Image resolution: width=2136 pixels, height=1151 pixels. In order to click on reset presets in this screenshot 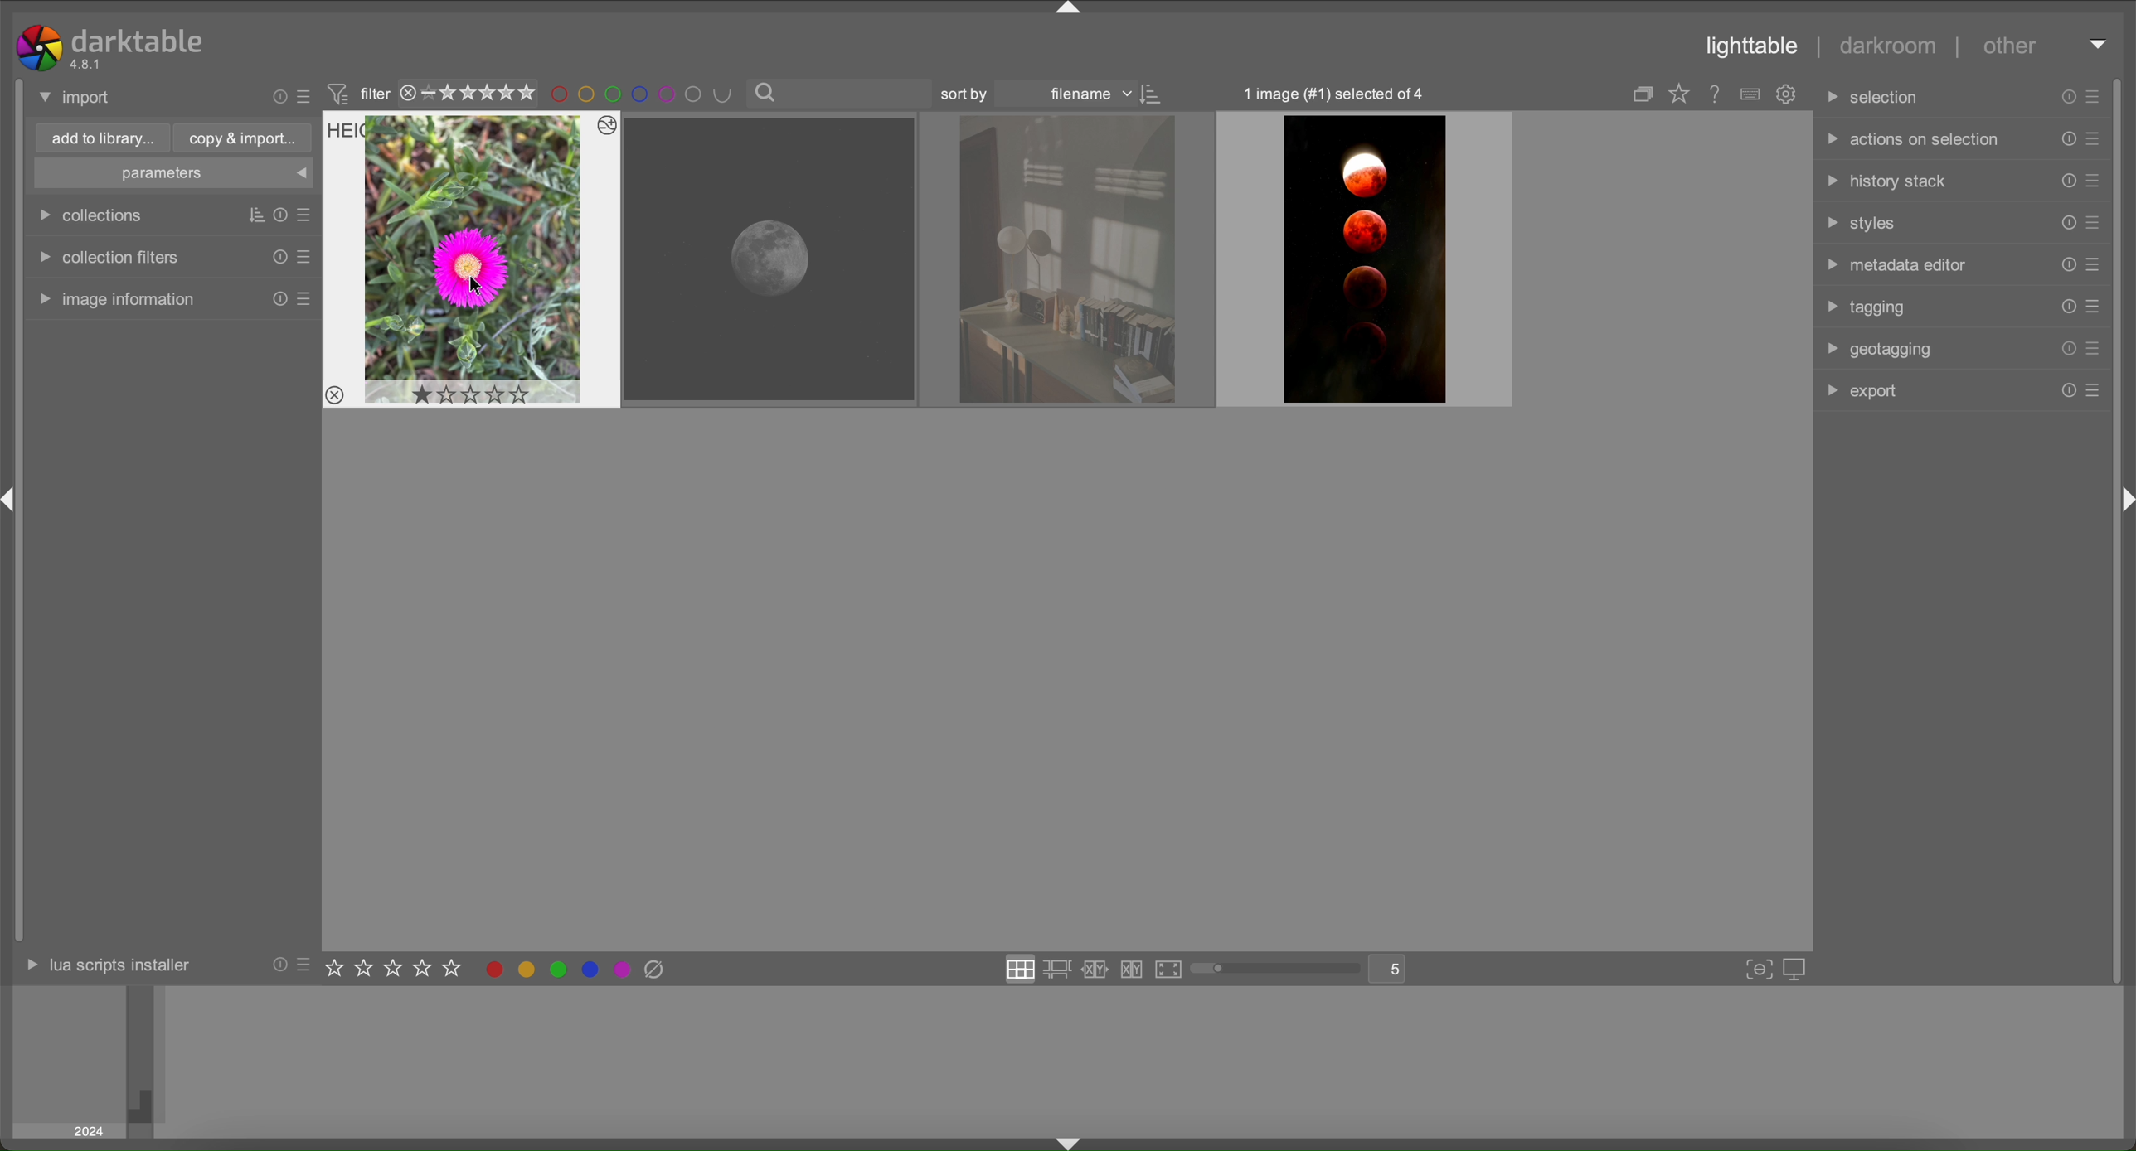, I will do `click(2066, 389)`.